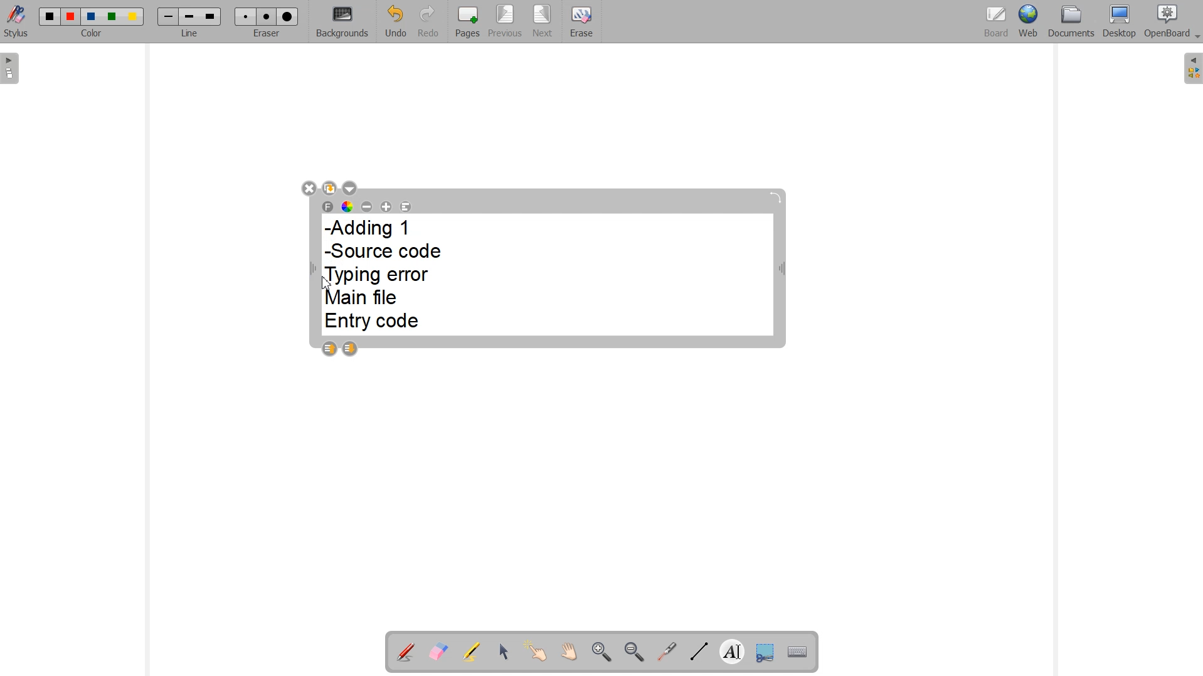 Image resolution: width=1203 pixels, height=676 pixels. What do you see at coordinates (246, 16) in the screenshot?
I see `Small eraser` at bounding box center [246, 16].